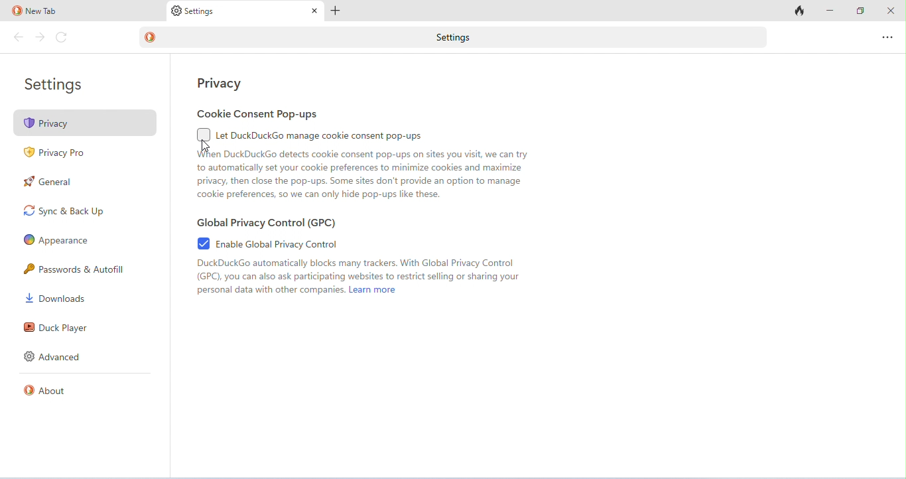 The width and height of the screenshot is (906, 479). What do you see at coordinates (220, 83) in the screenshot?
I see `privacy` at bounding box center [220, 83].